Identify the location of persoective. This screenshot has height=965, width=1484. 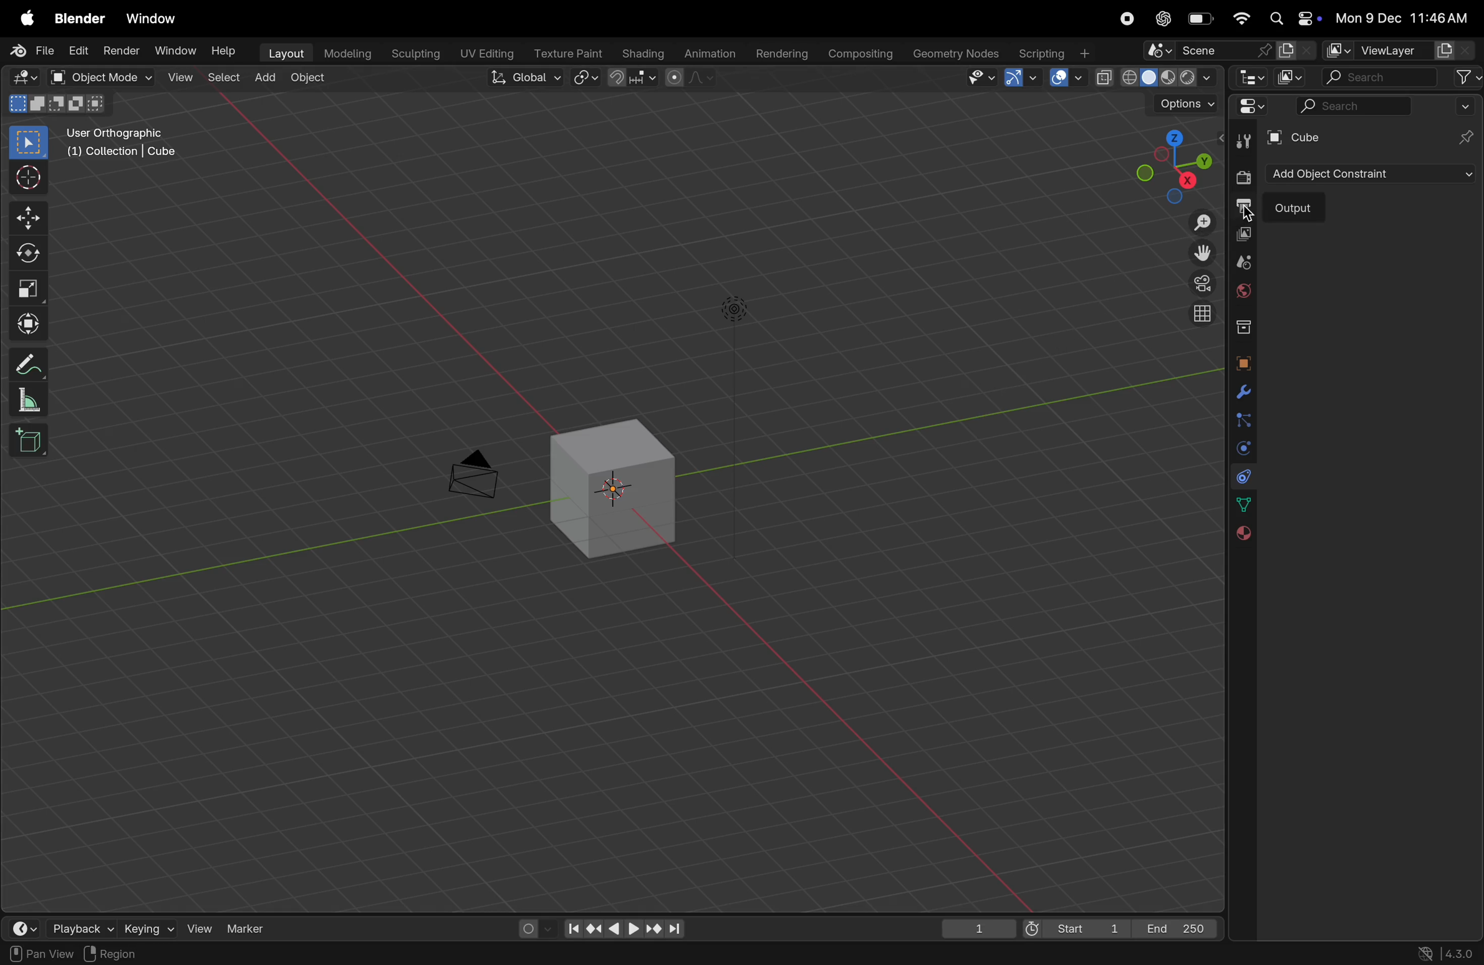
(1198, 283).